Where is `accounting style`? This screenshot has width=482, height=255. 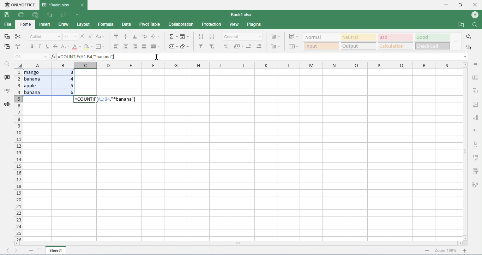 accounting style is located at coordinates (239, 47).